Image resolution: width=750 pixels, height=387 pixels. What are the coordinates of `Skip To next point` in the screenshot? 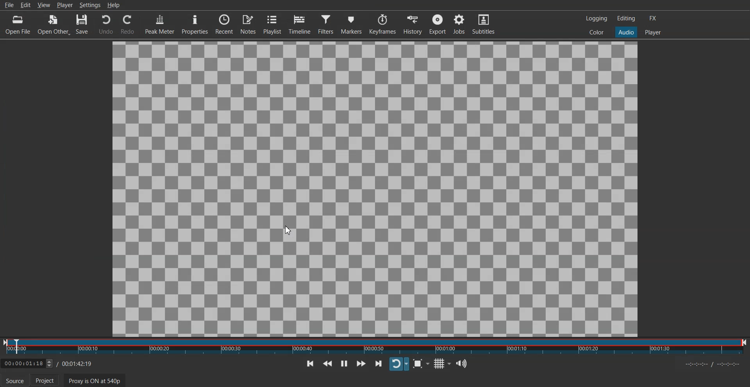 It's located at (379, 363).